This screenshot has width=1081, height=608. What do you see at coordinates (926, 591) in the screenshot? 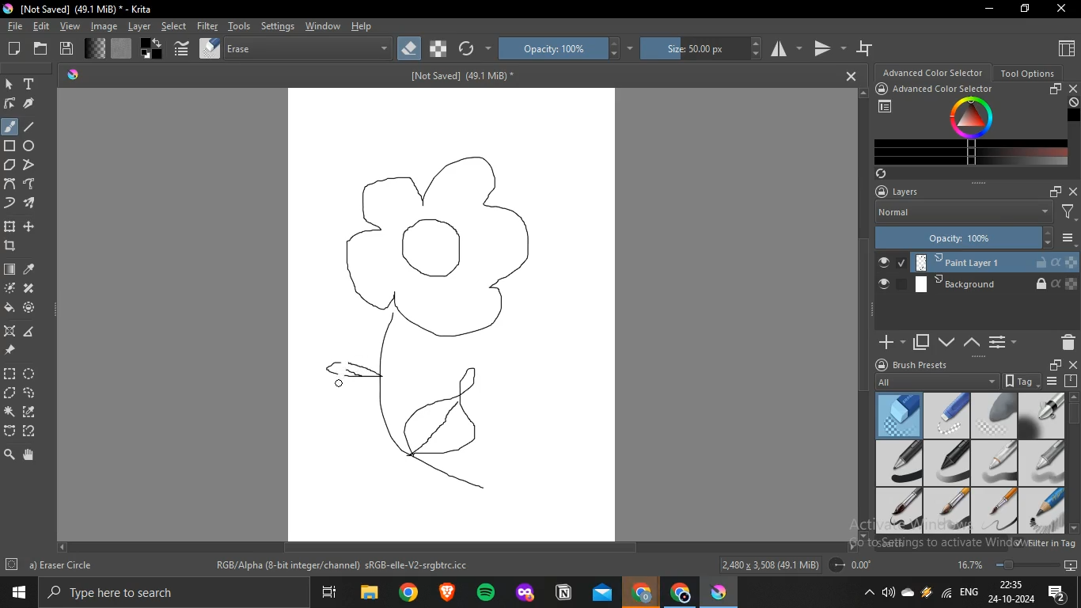
I see `Charge` at bounding box center [926, 591].